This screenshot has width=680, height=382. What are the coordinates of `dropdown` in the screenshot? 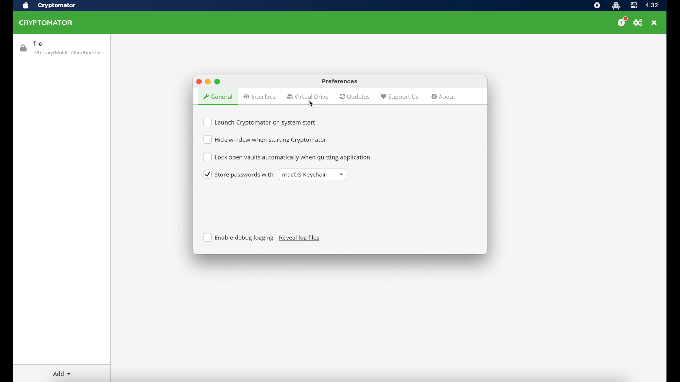 It's located at (312, 174).